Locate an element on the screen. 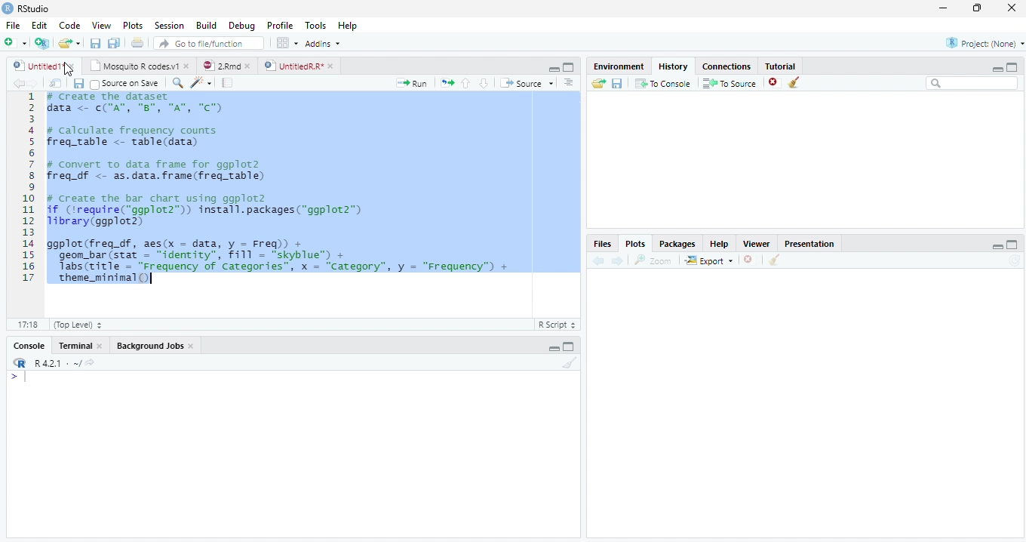  Profile is located at coordinates (280, 26).